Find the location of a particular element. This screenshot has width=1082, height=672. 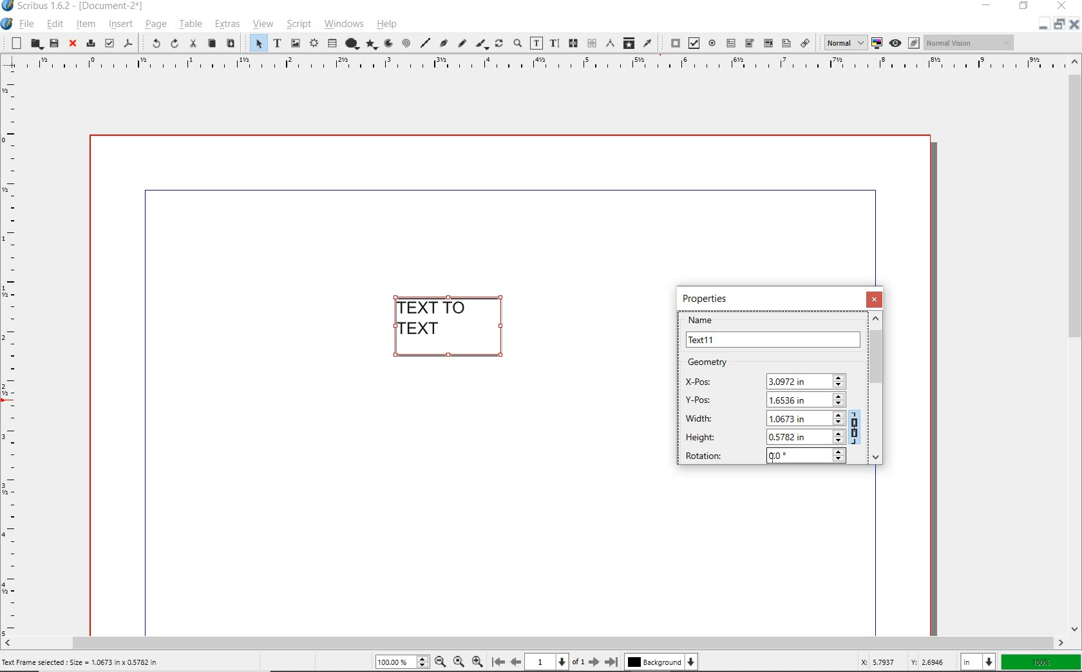

ROTATION is located at coordinates (763, 456).